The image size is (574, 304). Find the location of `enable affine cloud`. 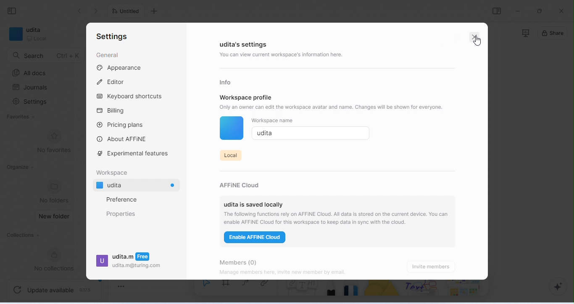

enable affine cloud is located at coordinates (256, 238).